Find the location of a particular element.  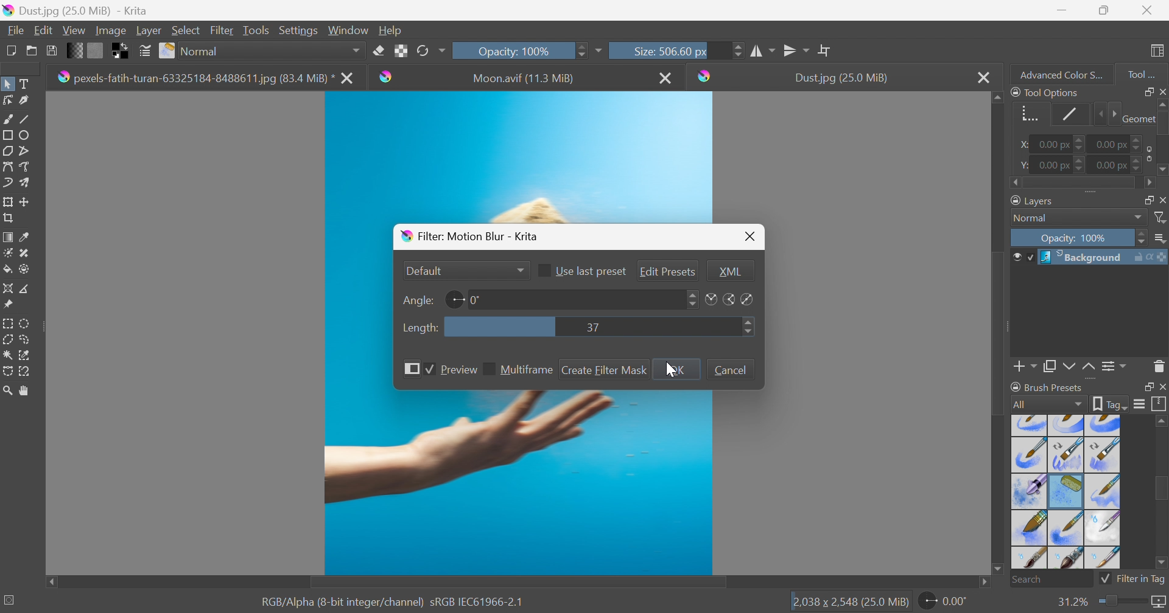

Slider is located at coordinates (580, 49).